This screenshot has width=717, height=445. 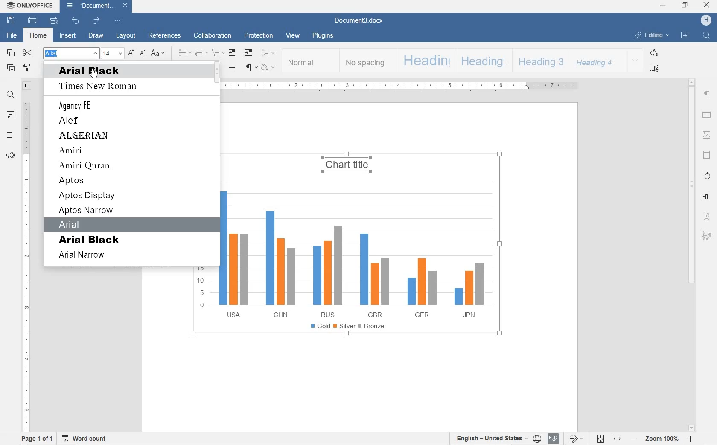 What do you see at coordinates (73, 181) in the screenshot?
I see `APTOS` at bounding box center [73, 181].